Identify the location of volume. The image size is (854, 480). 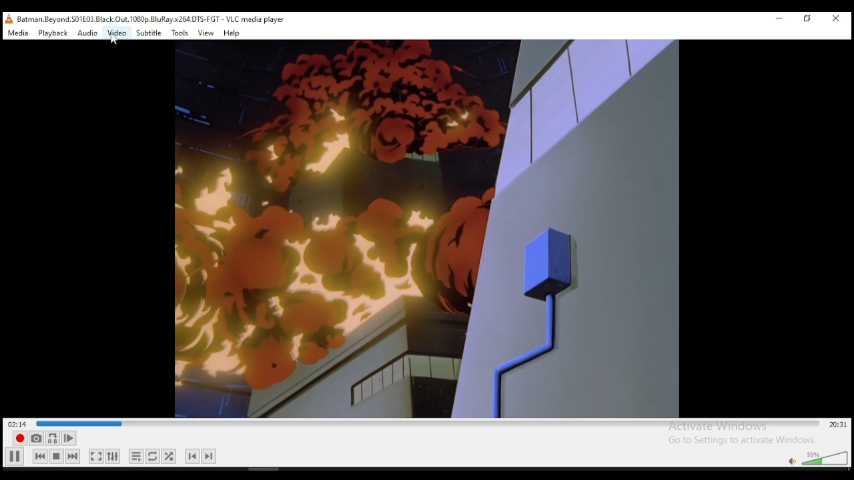
(825, 457).